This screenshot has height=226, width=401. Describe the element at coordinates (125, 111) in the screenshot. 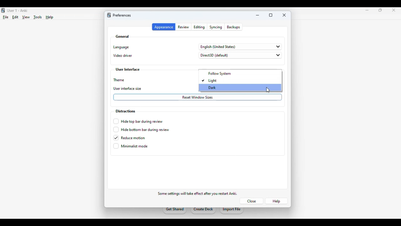

I see `distractions` at that location.